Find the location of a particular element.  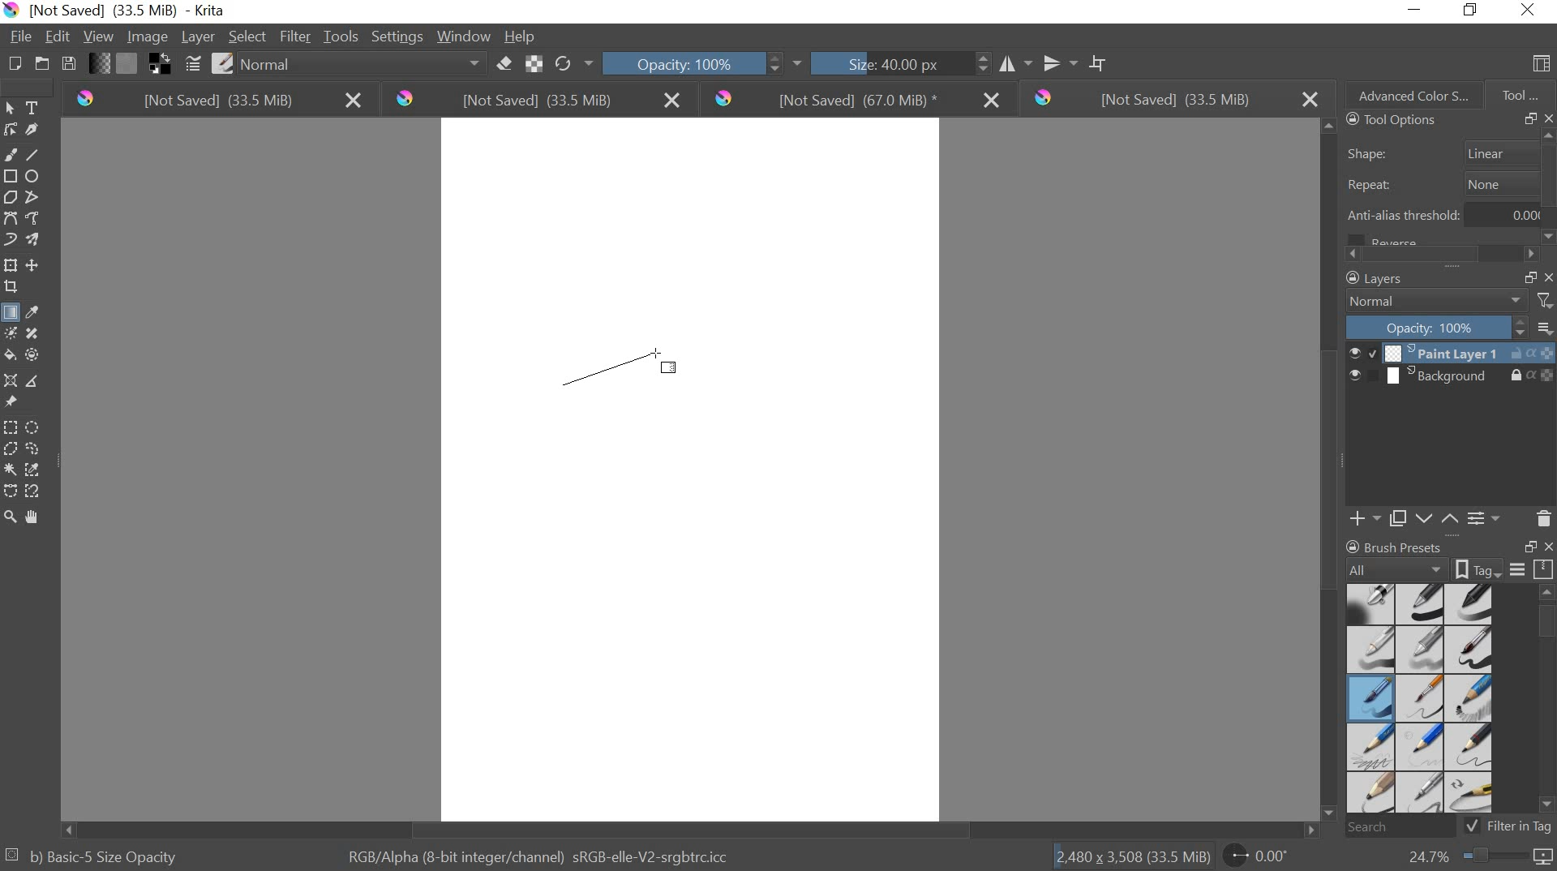

CLOSE is located at coordinates (1547, 119).